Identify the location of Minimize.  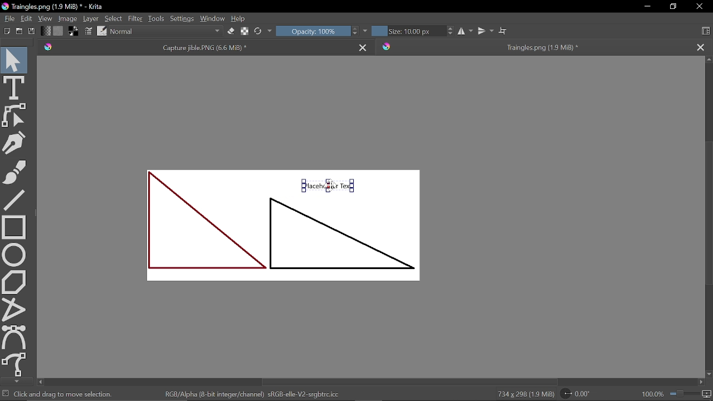
(648, 6).